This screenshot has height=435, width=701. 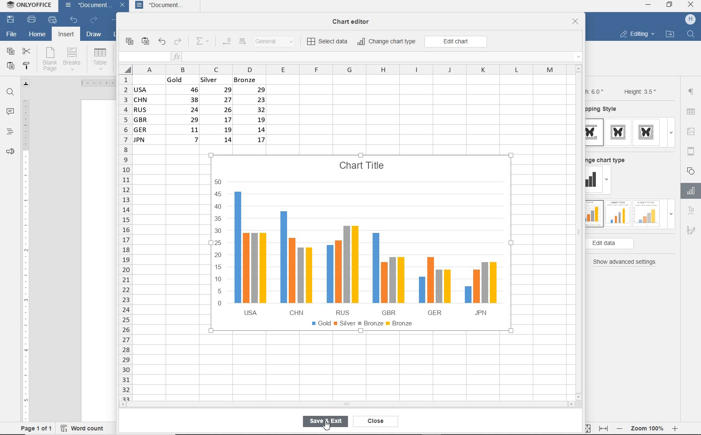 I want to click on restore down, so click(x=670, y=5).